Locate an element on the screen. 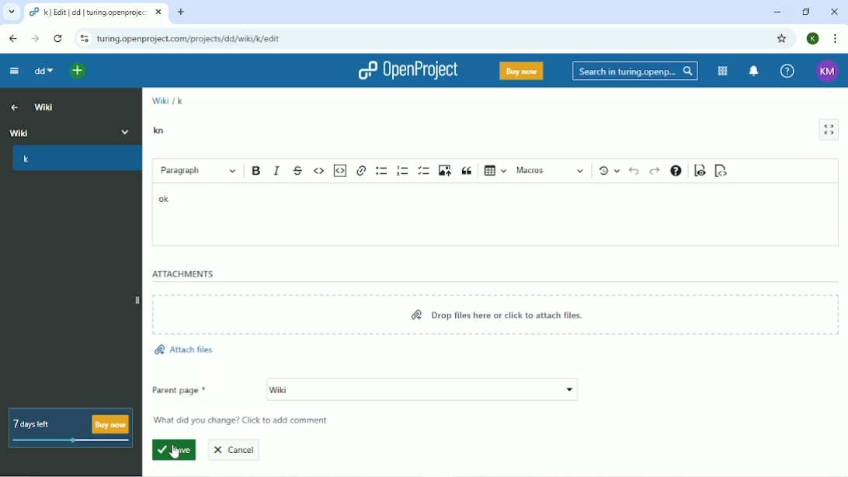 Image resolution: width=848 pixels, height=477 pixels. Up is located at coordinates (15, 108).